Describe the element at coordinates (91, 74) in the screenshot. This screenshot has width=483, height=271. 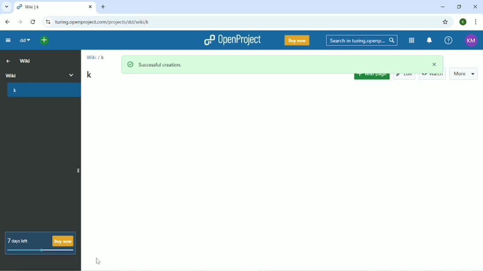
I see `k` at that location.